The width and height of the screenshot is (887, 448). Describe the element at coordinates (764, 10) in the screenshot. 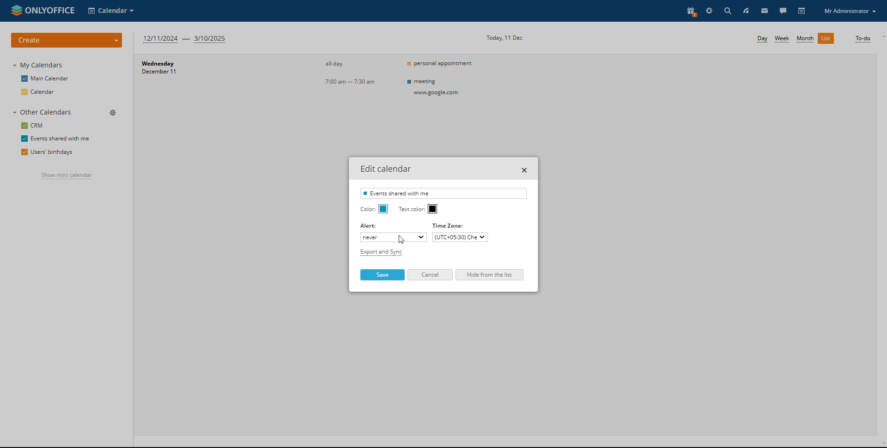

I see `mail` at that location.